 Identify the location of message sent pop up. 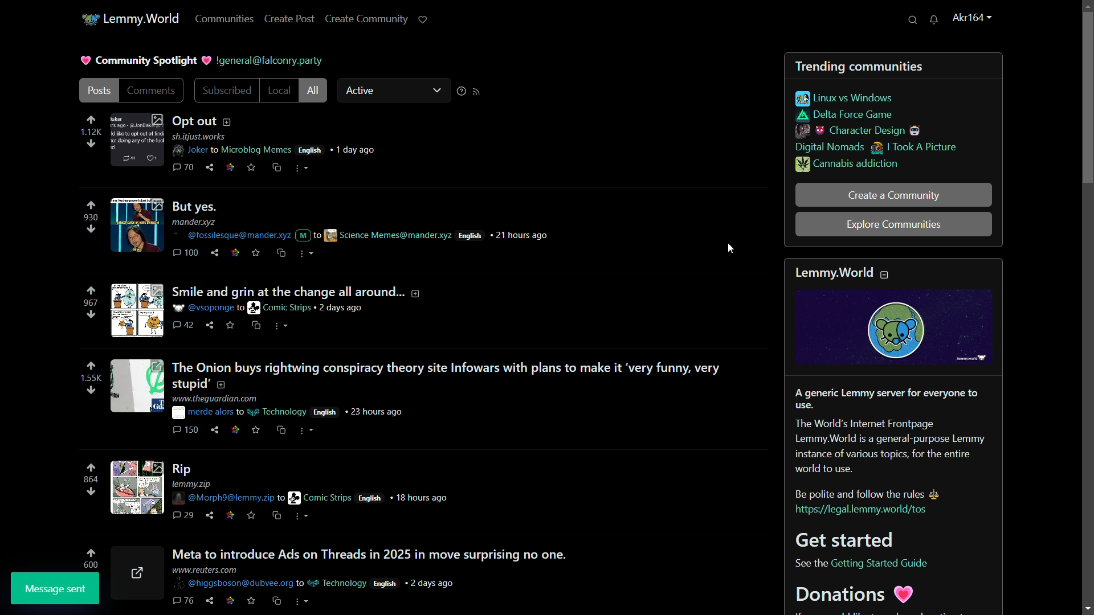
(54, 589).